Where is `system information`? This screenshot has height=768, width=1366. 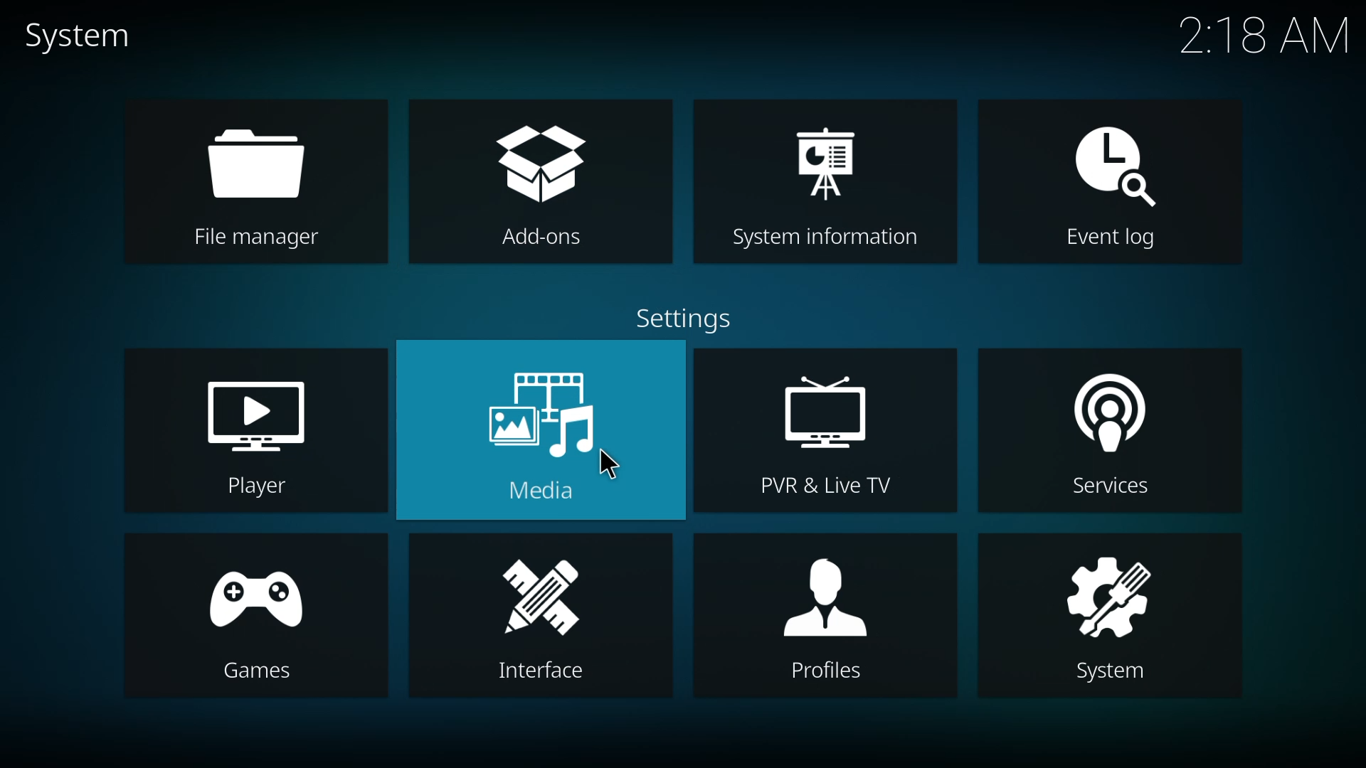
system information is located at coordinates (830, 182).